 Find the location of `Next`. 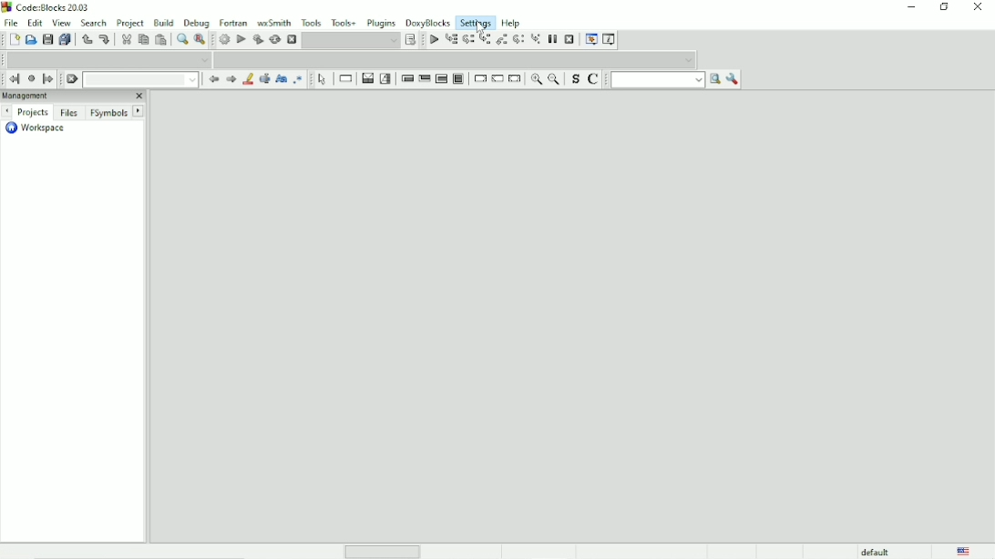

Next is located at coordinates (138, 110).